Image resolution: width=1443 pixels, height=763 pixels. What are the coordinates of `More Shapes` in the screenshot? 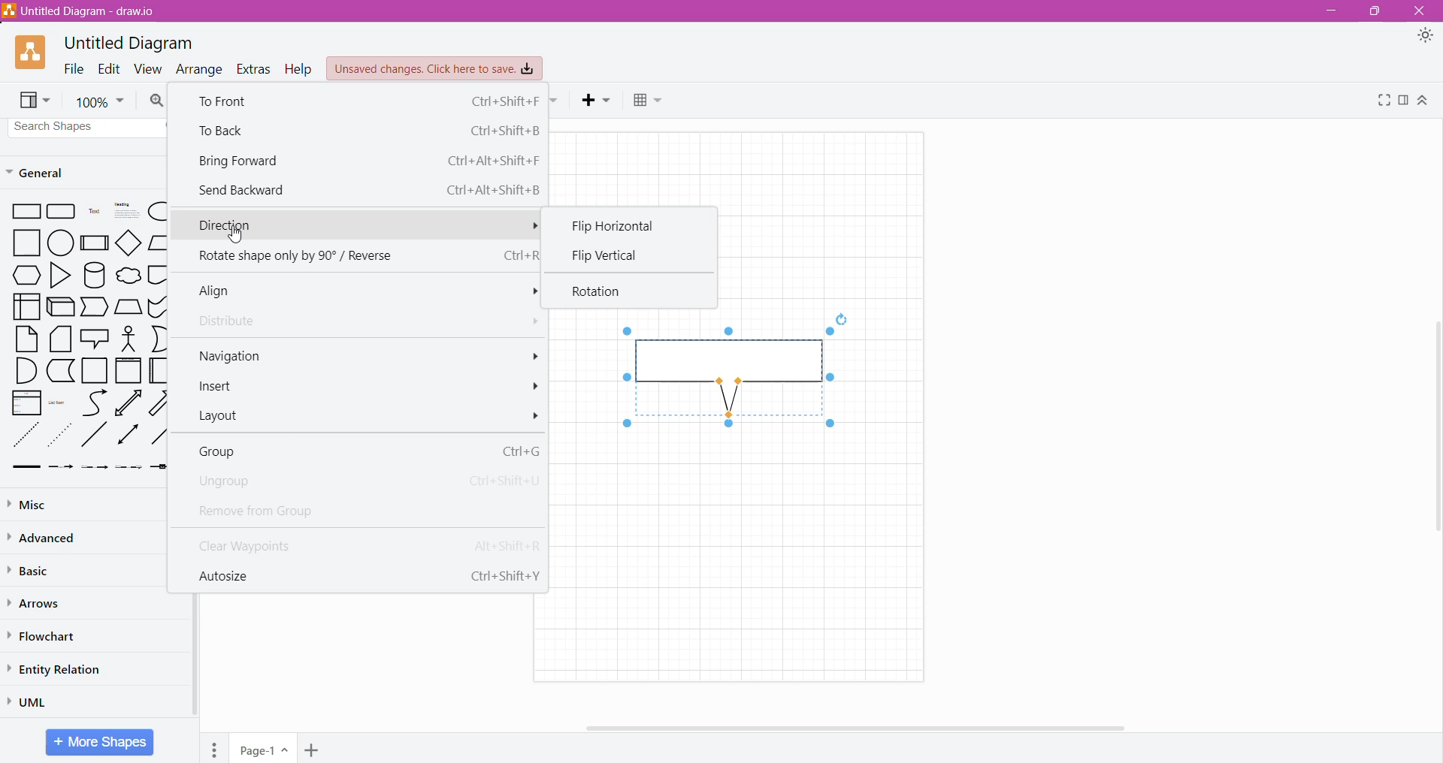 It's located at (99, 742).